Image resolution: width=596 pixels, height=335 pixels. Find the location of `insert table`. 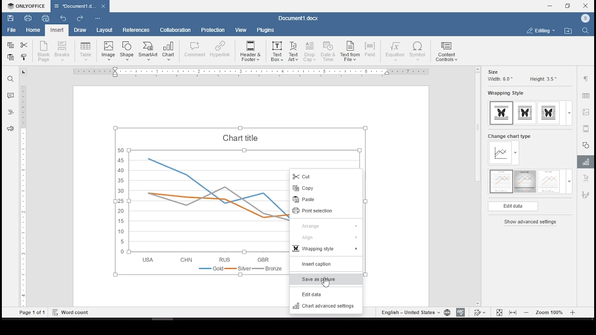

insert table is located at coordinates (86, 52).